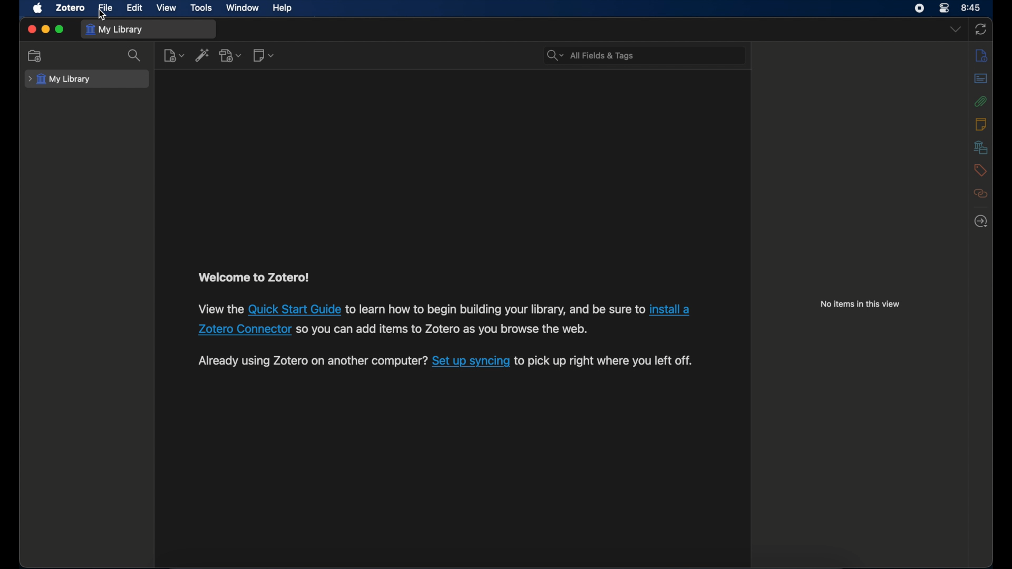  I want to click on quick start guide link, so click(294, 309).